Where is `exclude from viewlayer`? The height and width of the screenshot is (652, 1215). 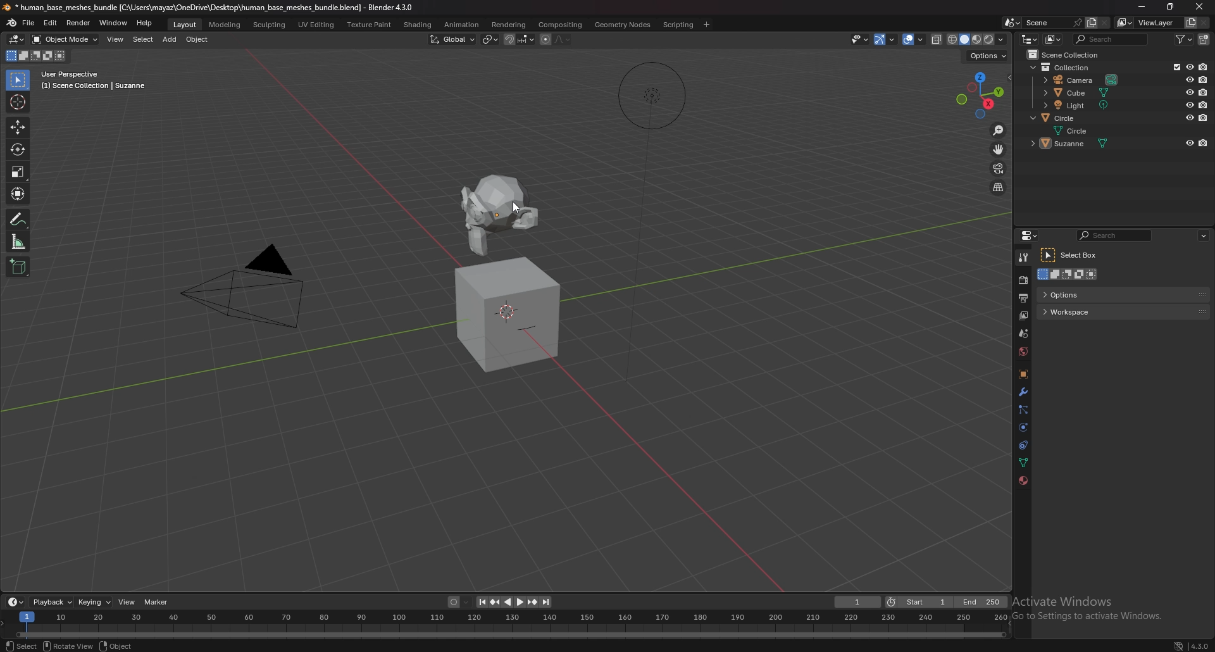 exclude from viewlayer is located at coordinates (1174, 67).